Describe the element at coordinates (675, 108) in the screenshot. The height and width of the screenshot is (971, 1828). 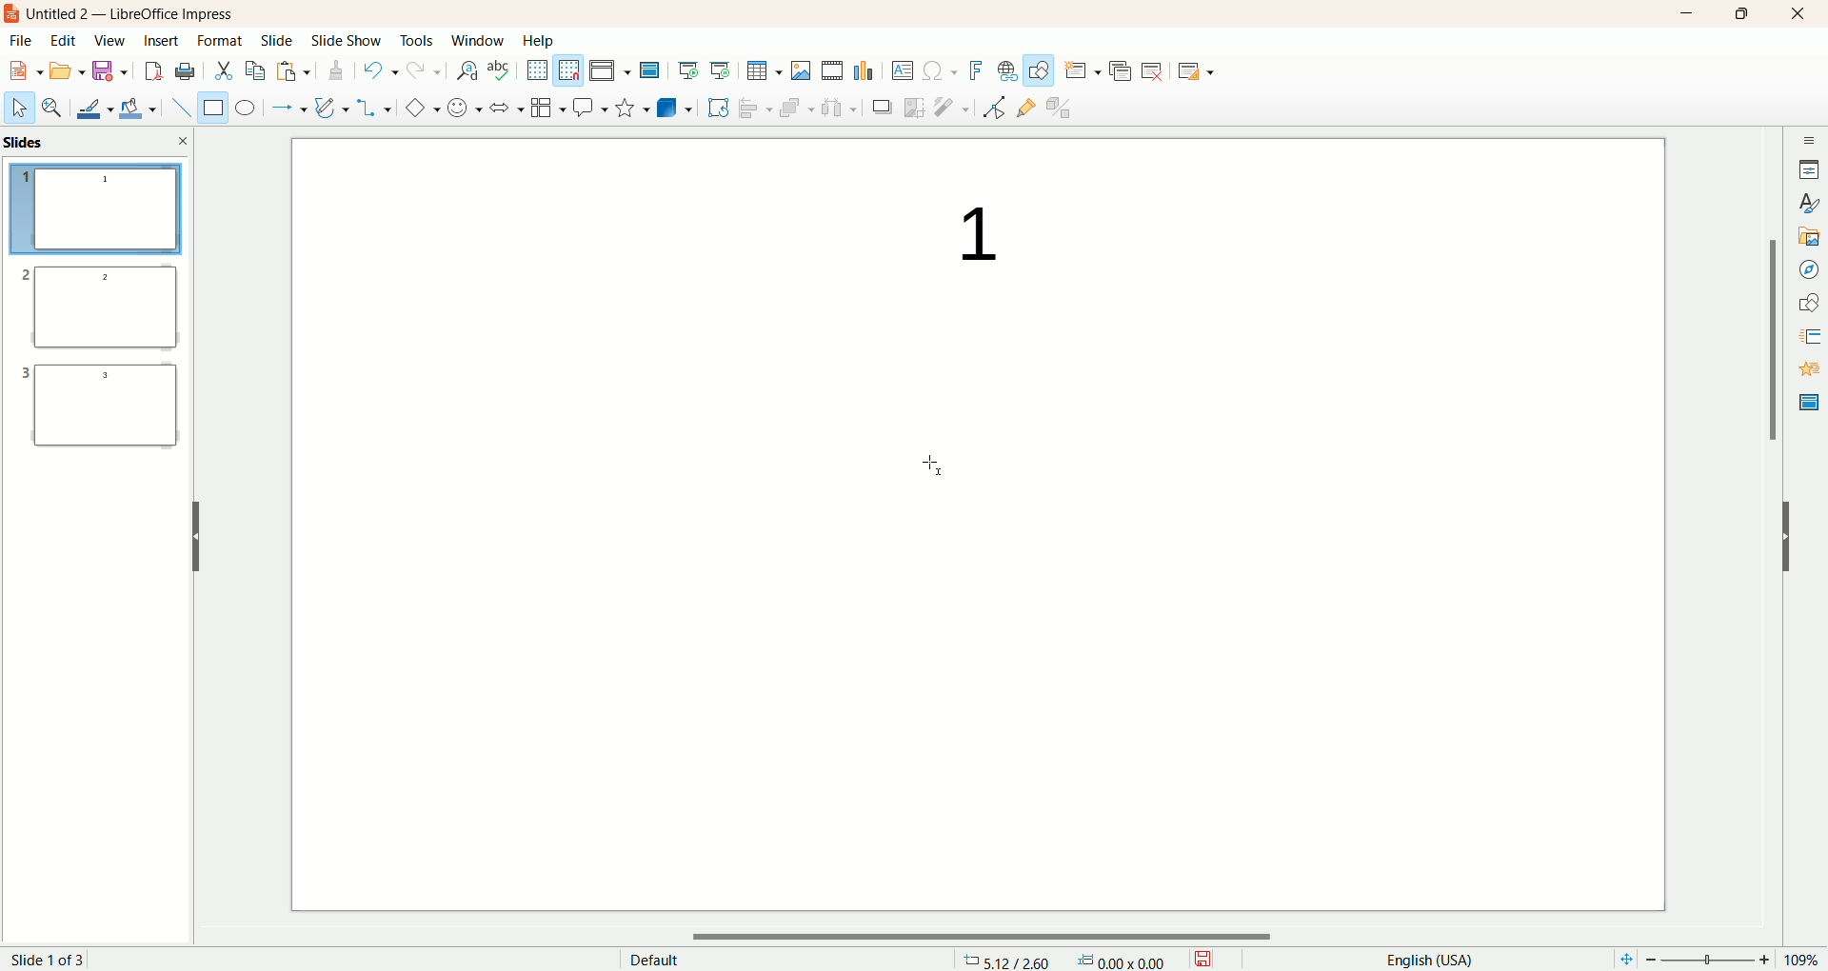
I see `3D objects` at that location.